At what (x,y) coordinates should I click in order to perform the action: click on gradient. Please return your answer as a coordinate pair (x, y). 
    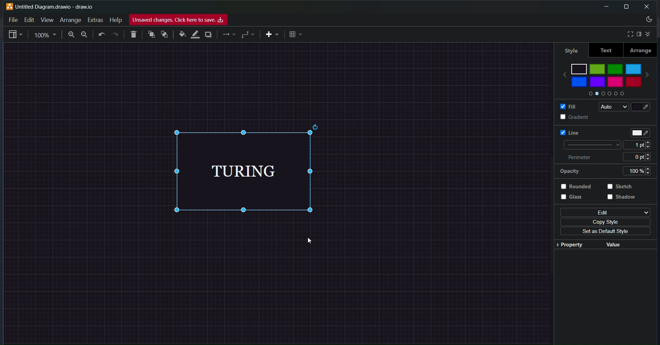
    Looking at the image, I should click on (568, 117).